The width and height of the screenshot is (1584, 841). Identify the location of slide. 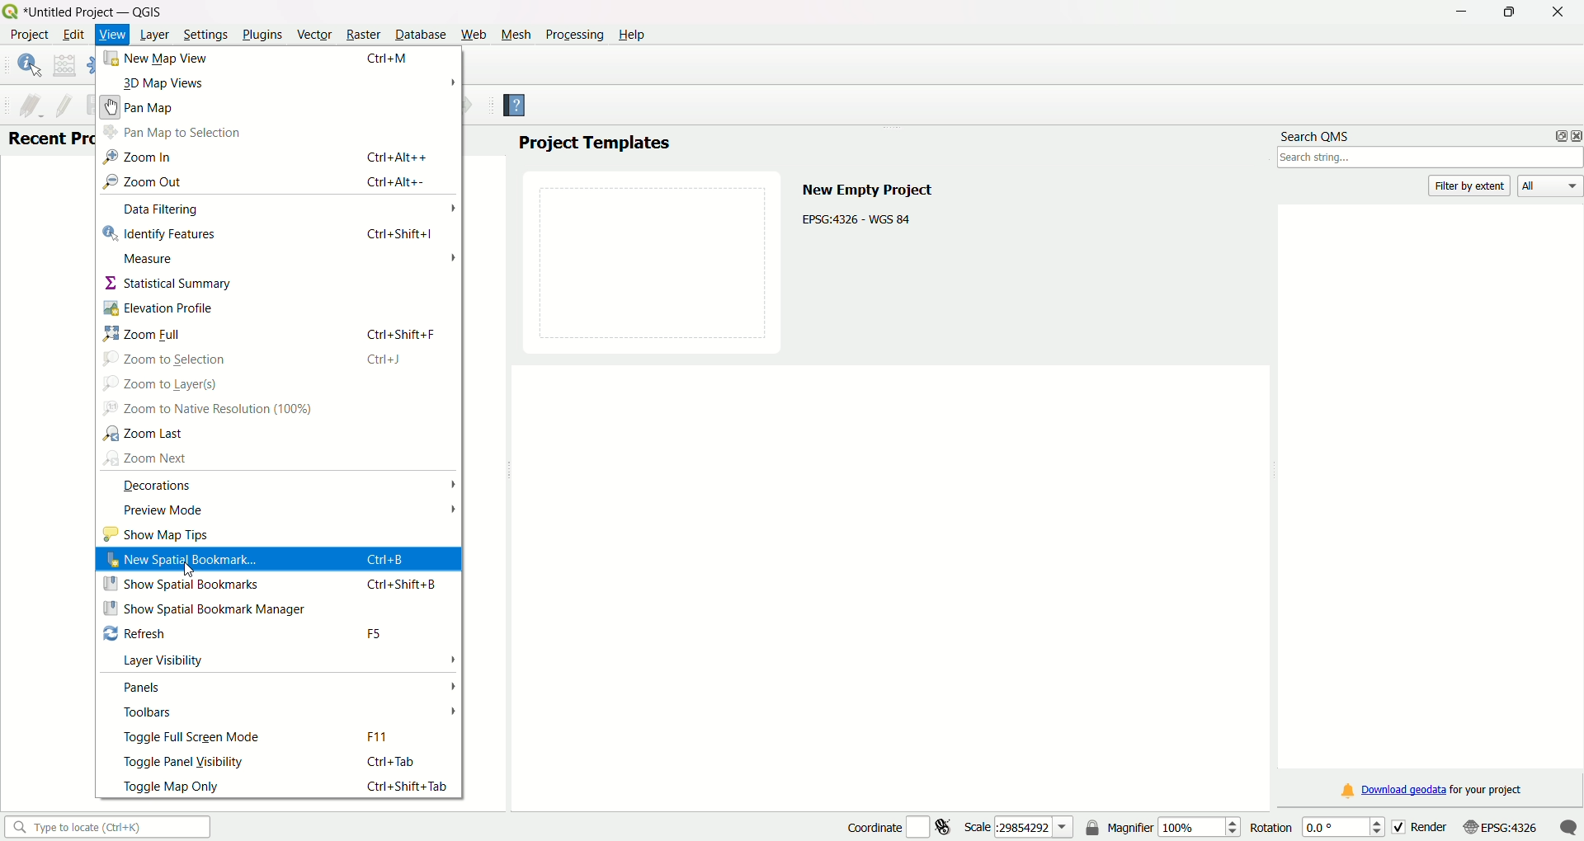
(654, 260).